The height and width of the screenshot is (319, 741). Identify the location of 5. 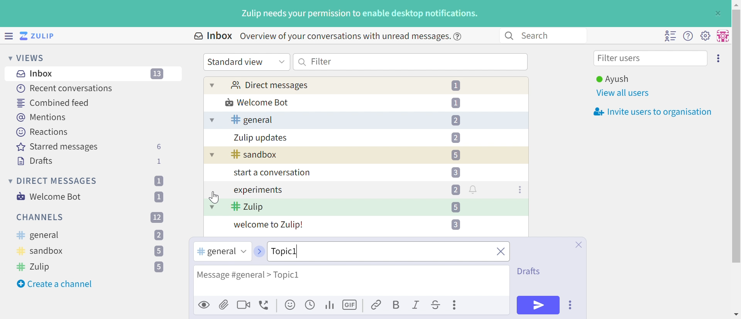
(159, 267).